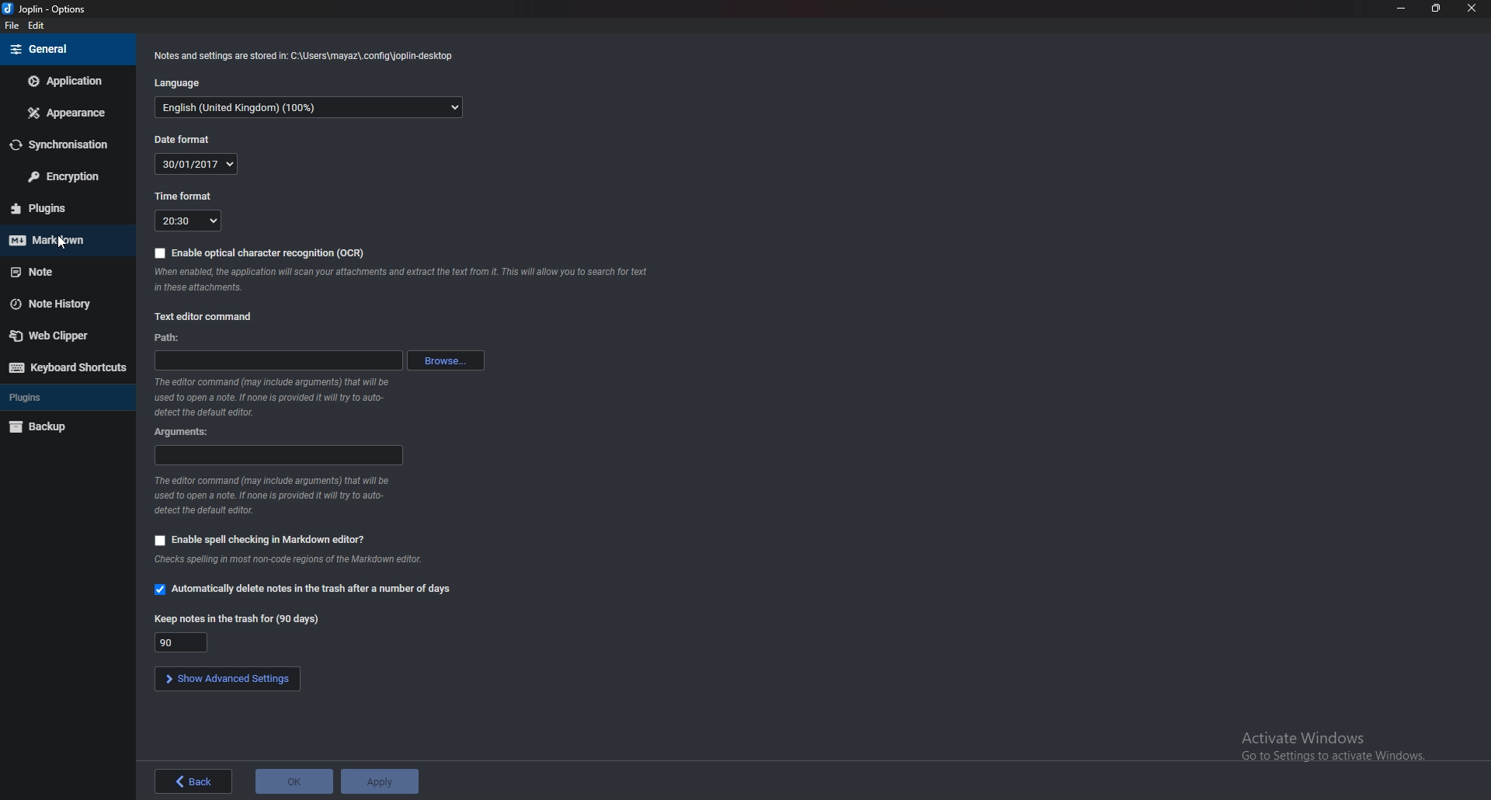 The image size is (1491, 800). I want to click on edit, so click(38, 24).